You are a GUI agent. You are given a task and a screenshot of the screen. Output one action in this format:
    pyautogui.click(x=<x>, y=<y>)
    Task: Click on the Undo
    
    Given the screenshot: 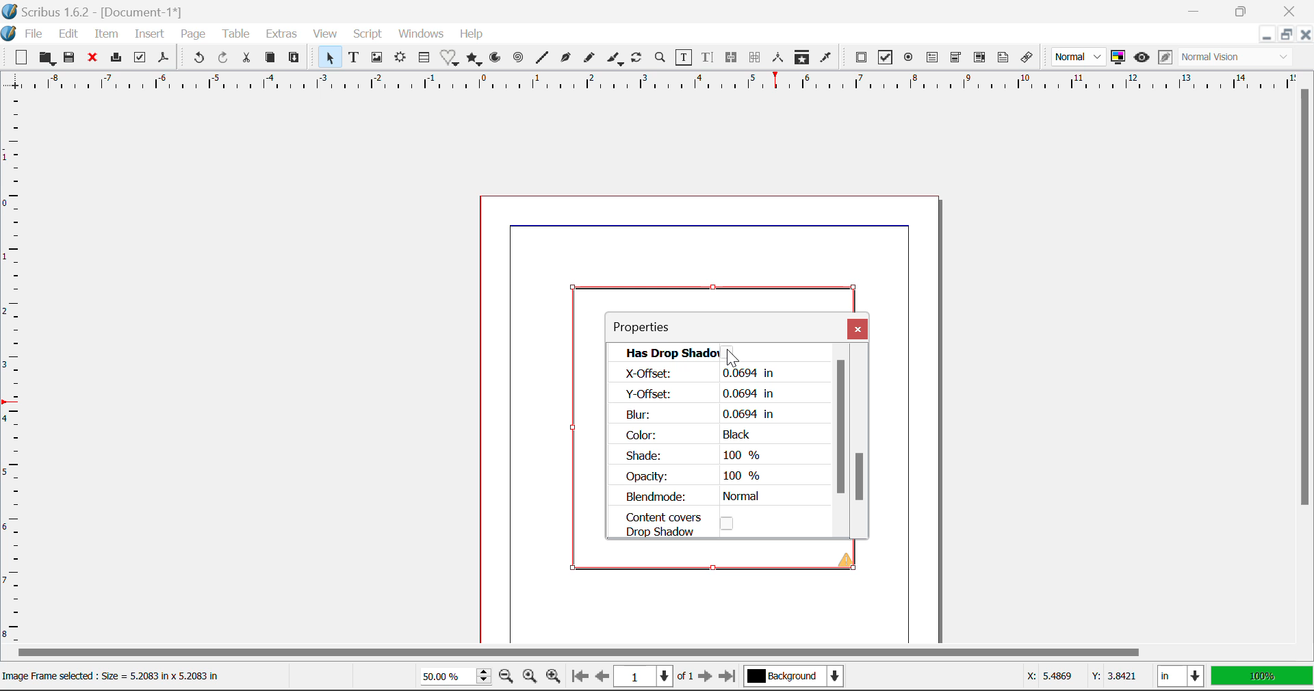 What is the action you would take?
    pyautogui.click(x=196, y=57)
    